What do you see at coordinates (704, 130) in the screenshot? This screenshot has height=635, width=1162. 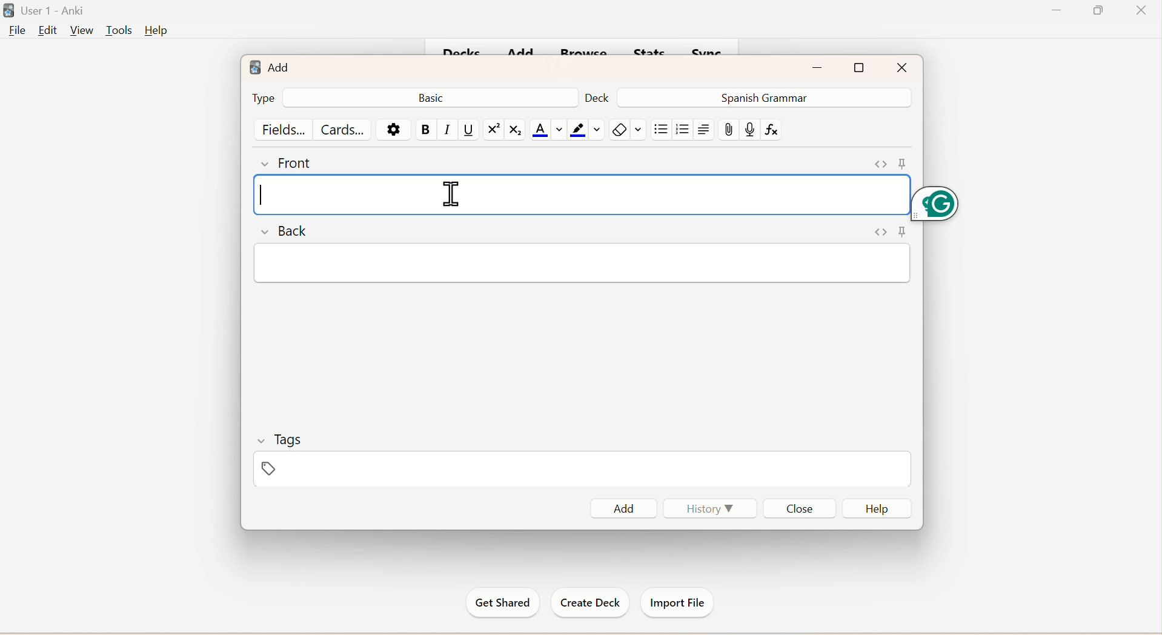 I see `Text Alignment` at bounding box center [704, 130].